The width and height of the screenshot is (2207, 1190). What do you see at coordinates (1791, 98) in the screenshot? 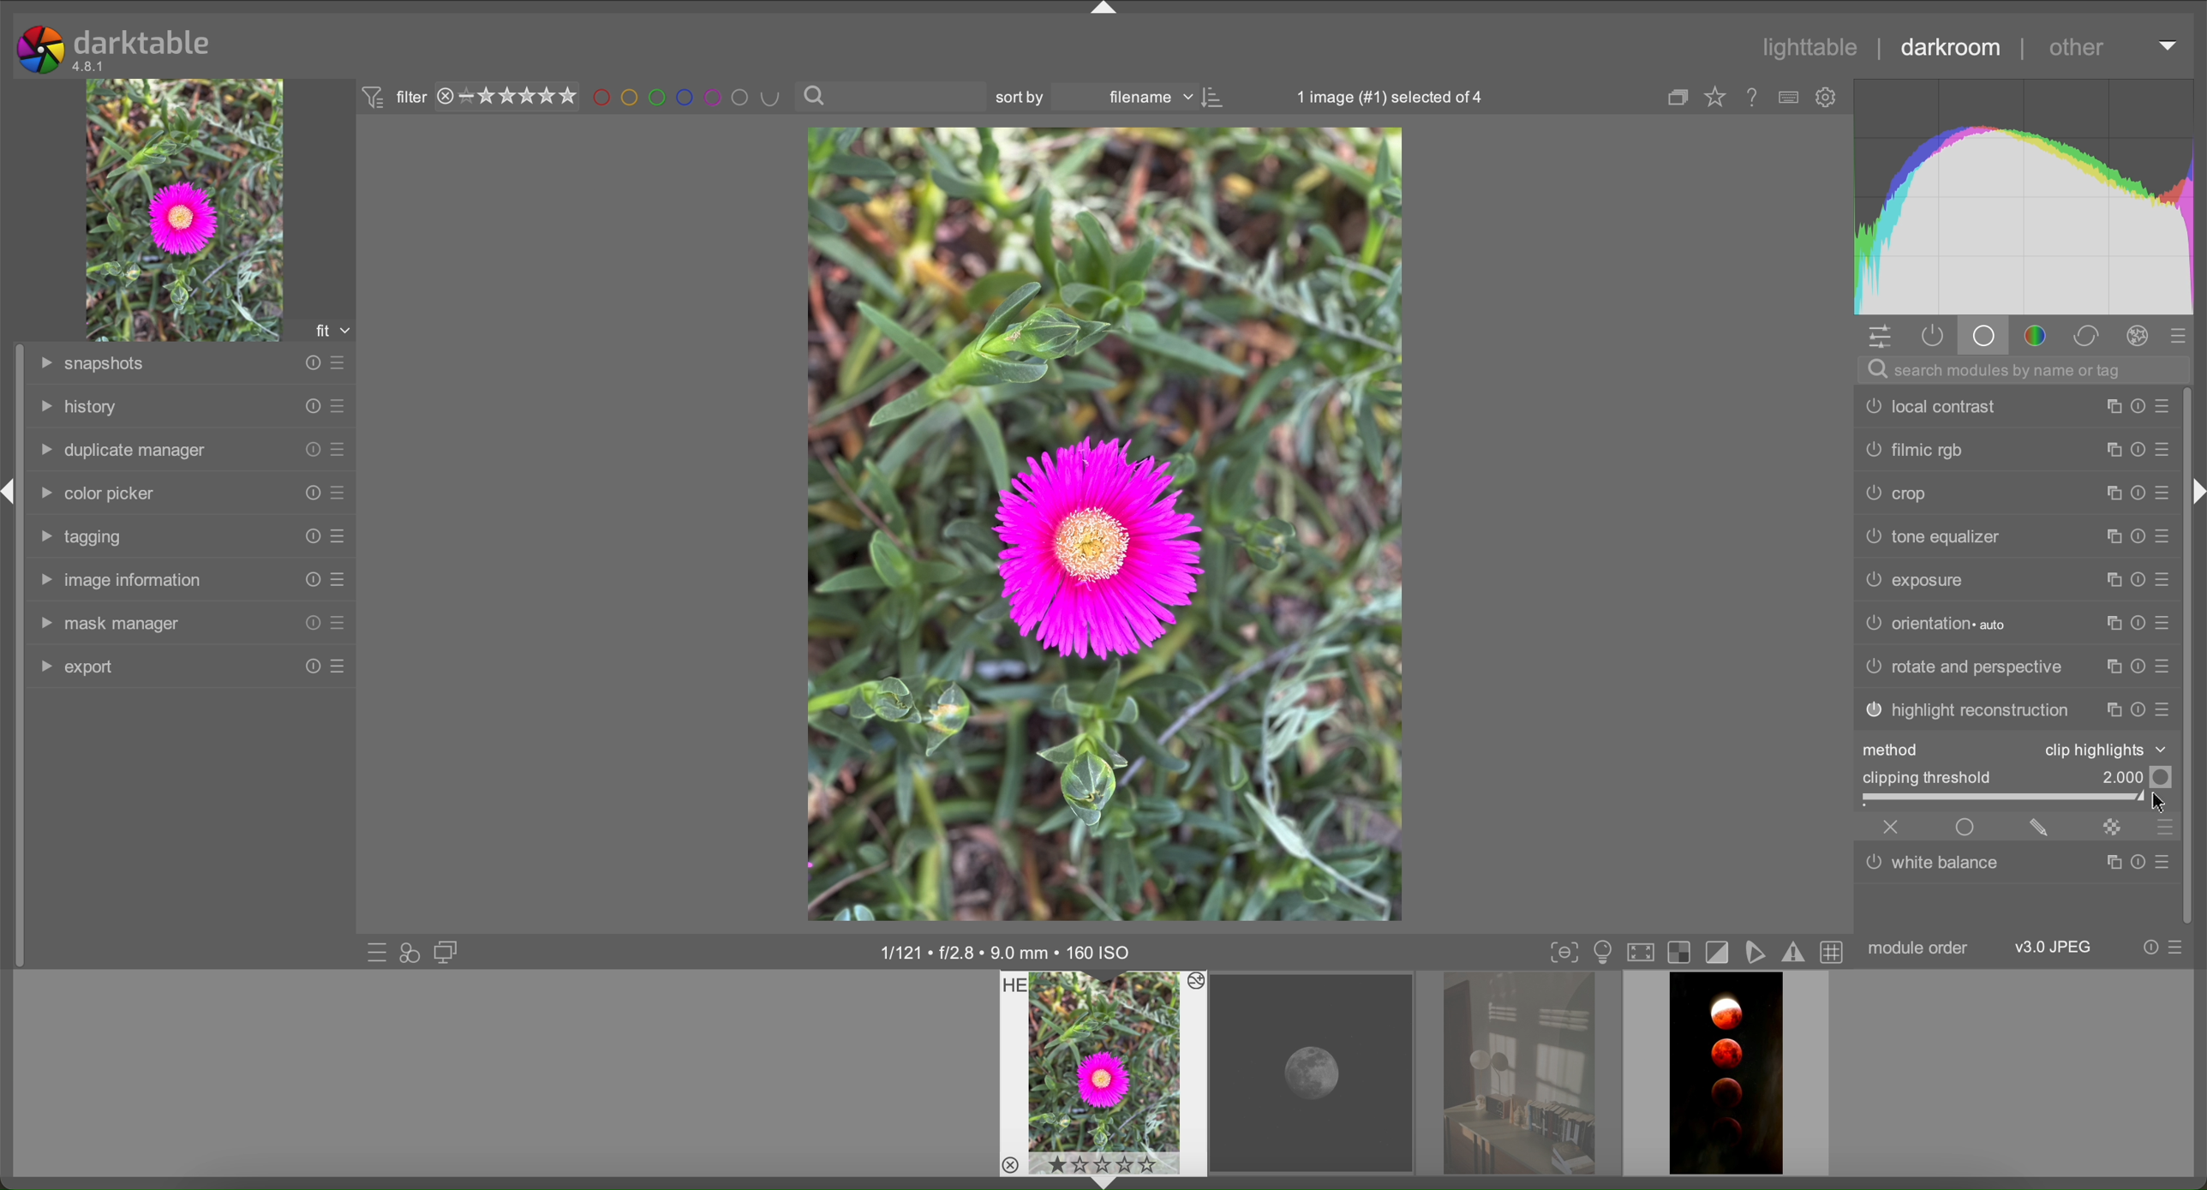
I see `type of overlays` at bounding box center [1791, 98].